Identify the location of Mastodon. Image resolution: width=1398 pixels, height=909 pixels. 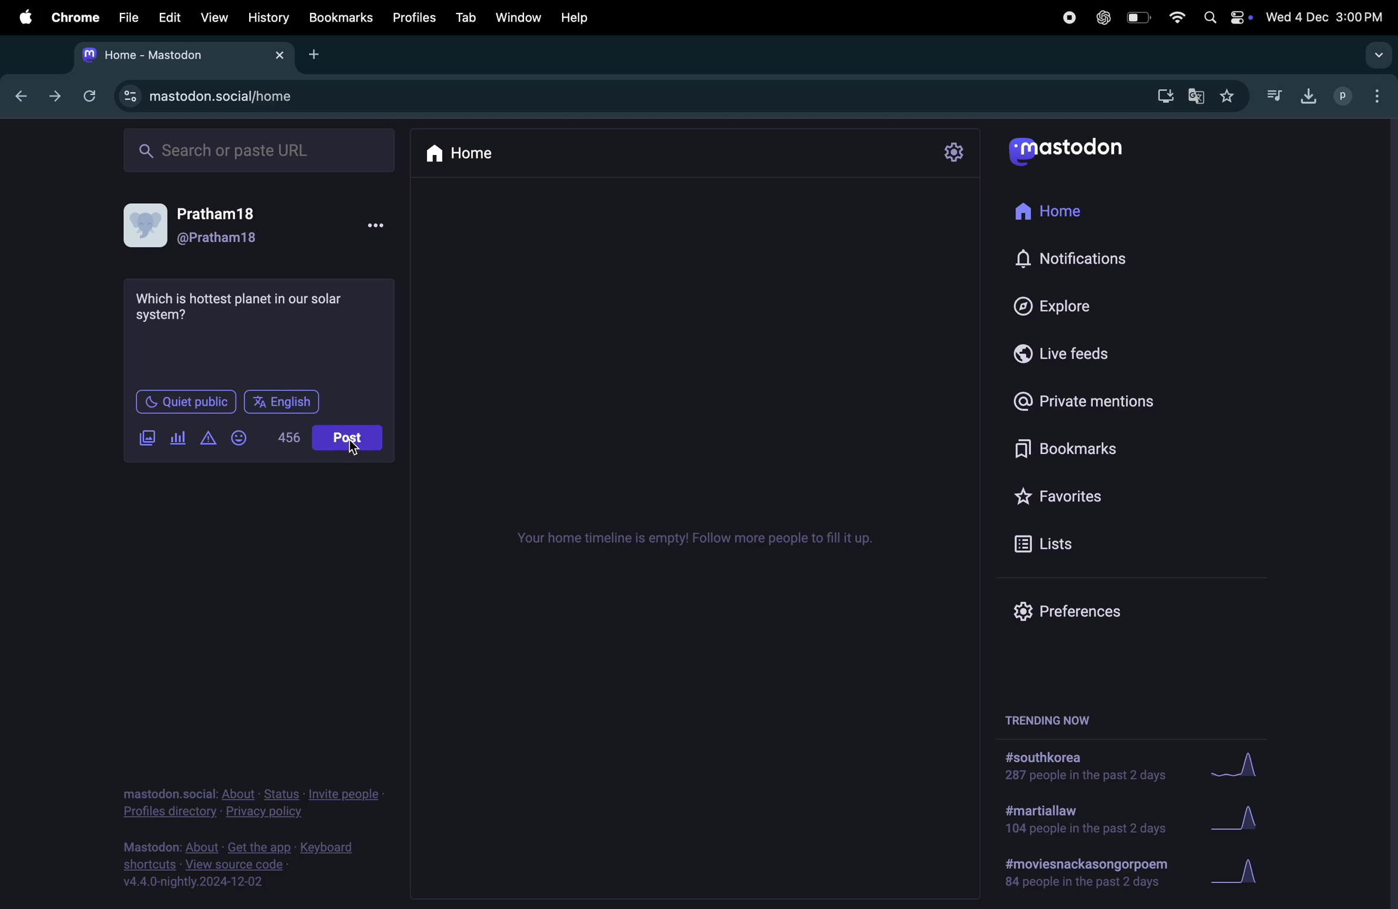
(1078, 150).